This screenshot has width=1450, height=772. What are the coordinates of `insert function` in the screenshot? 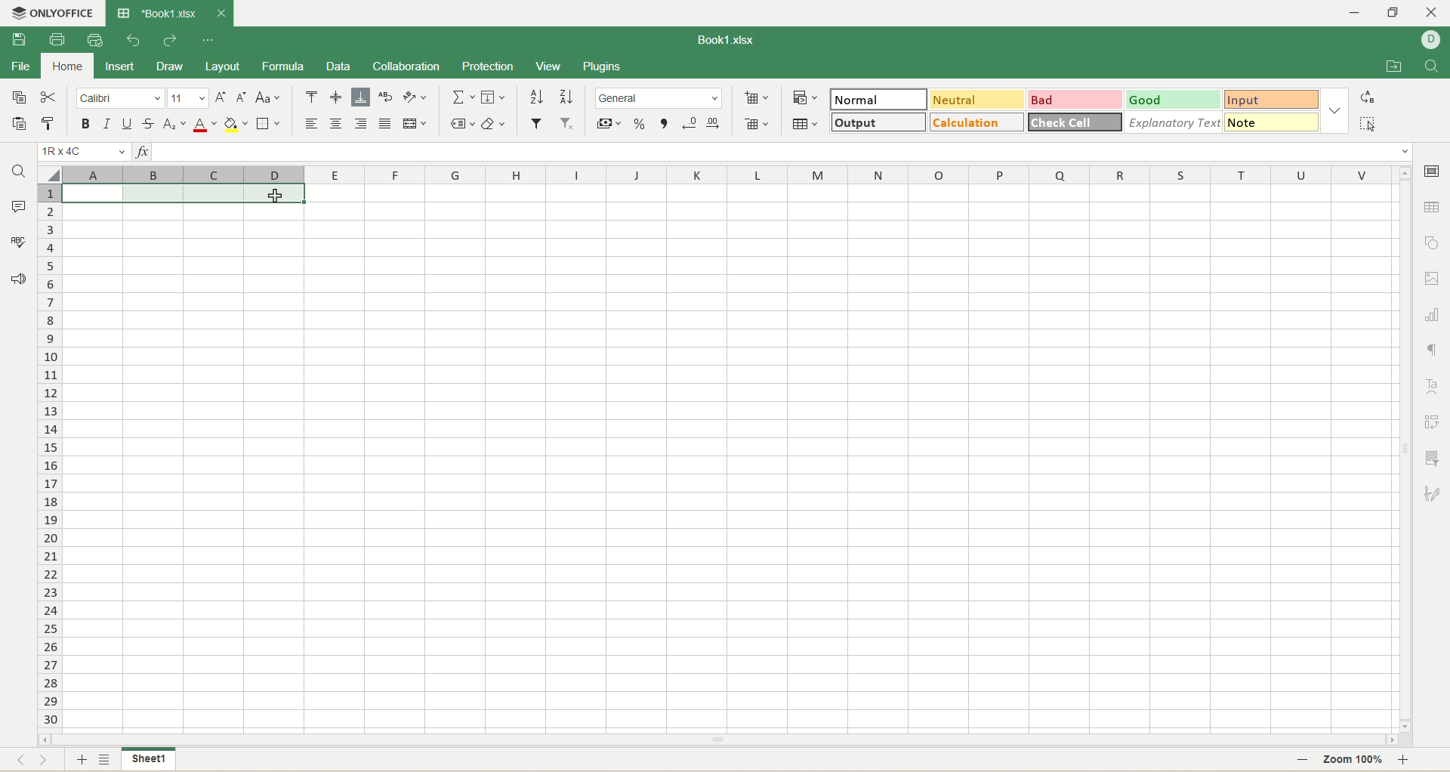 It's located at (142, 152).